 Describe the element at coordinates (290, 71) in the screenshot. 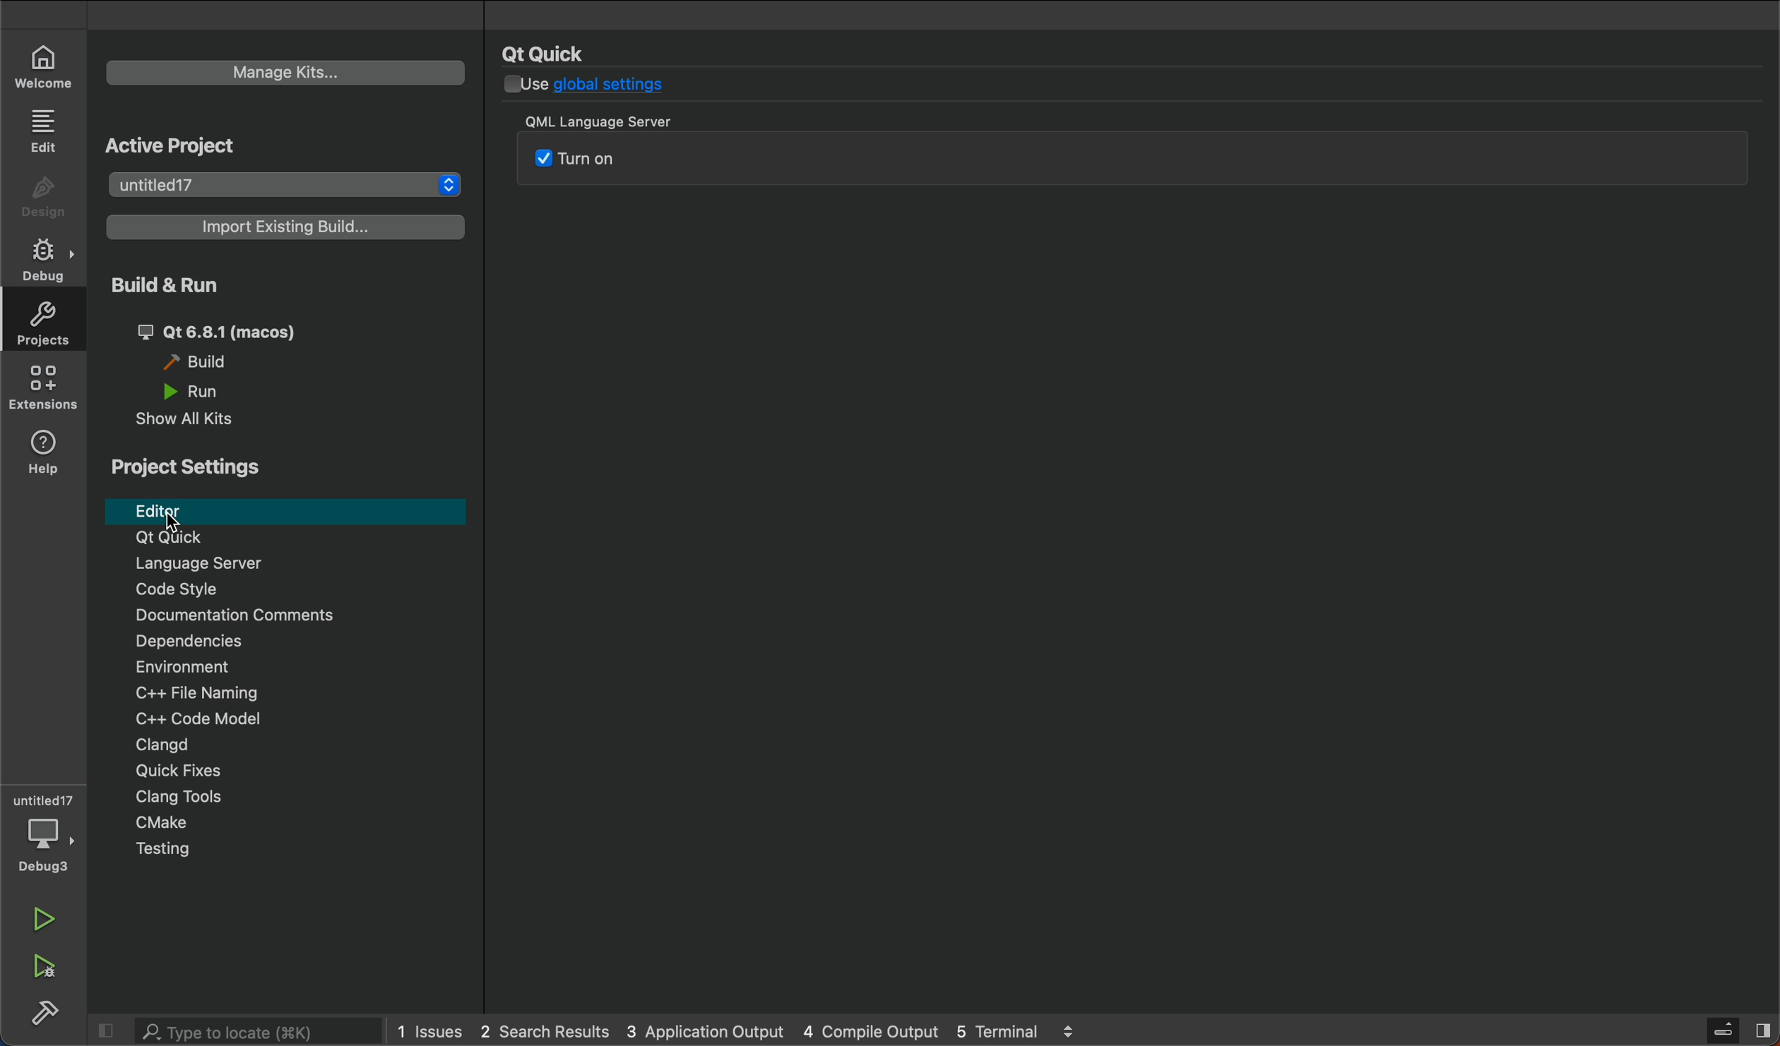

I see `manage kits` at that location.